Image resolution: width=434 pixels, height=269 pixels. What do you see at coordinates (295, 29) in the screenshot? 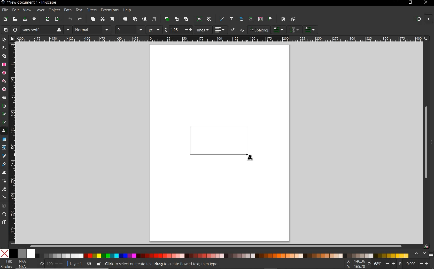
I see `menu` at bounding box center [295, 29].